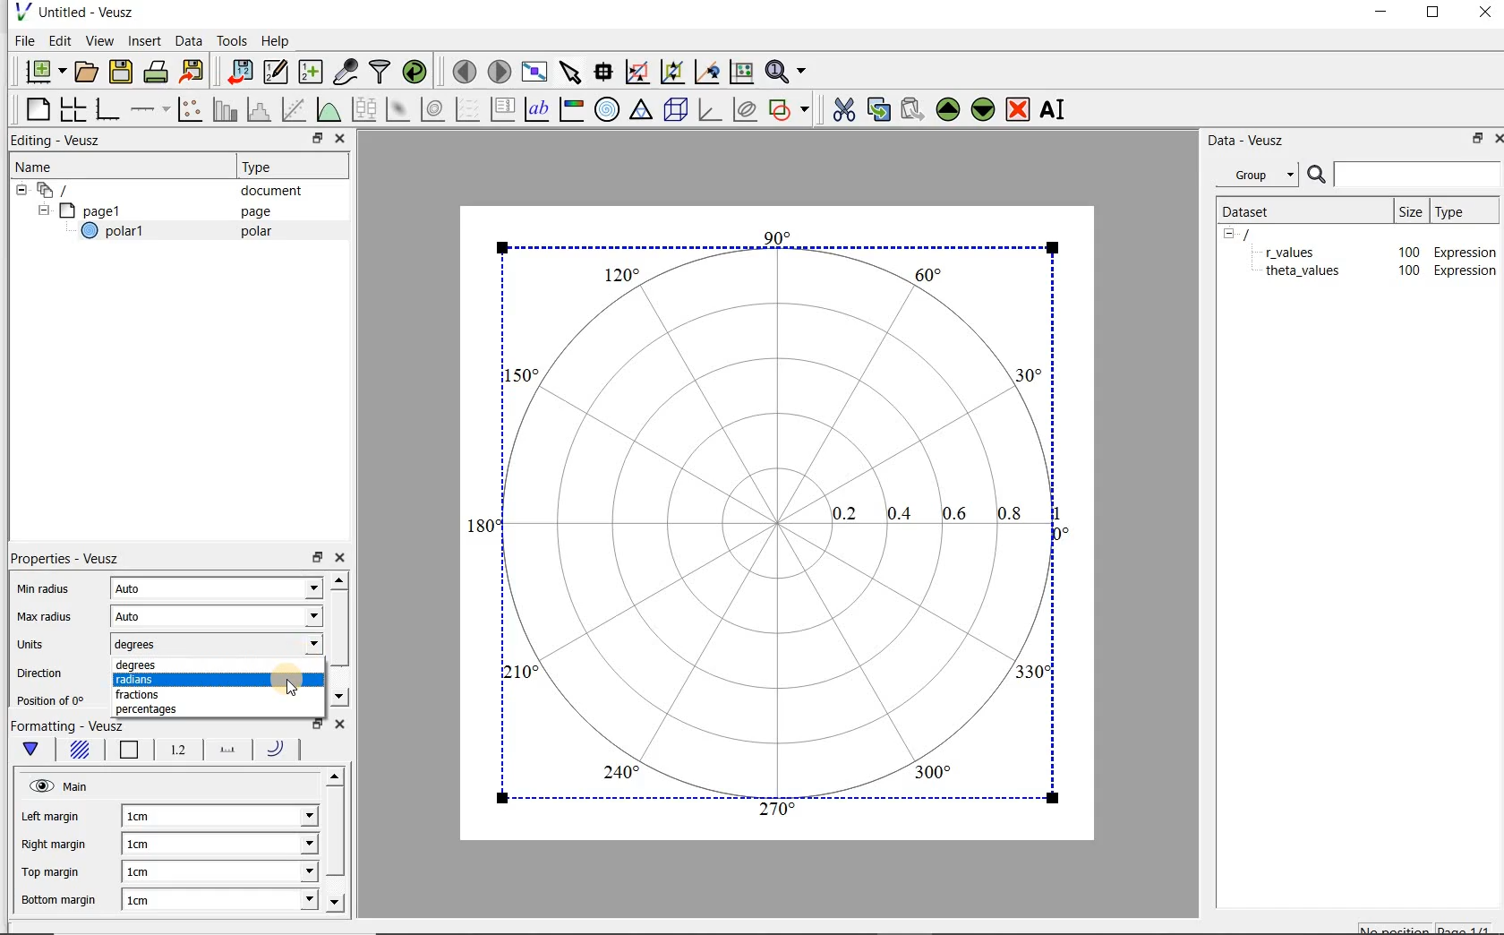  What do you see at coordinates (1471, 928) in the screenshot?
I see `page1/1` at bounding box center [1471, 928].